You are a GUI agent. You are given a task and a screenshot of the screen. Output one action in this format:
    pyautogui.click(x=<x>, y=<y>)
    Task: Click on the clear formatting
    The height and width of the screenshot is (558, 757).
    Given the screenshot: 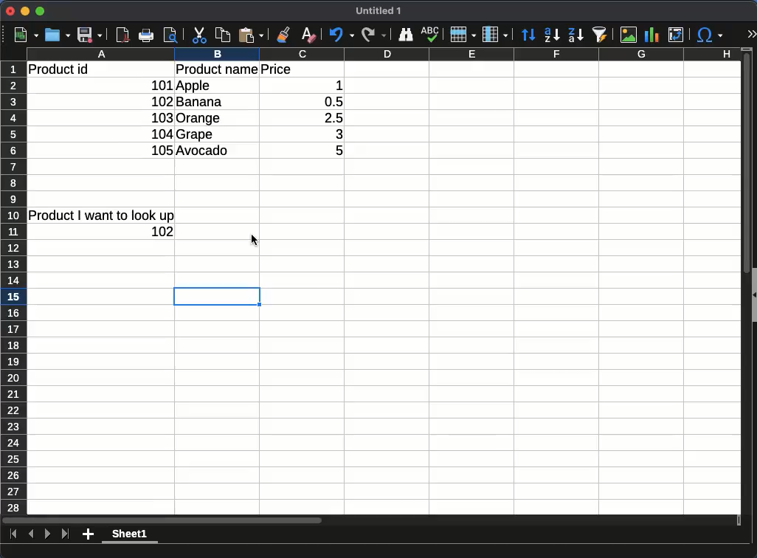 What is the action you would take?
    pyautogui.click(x=310, y=35)
    